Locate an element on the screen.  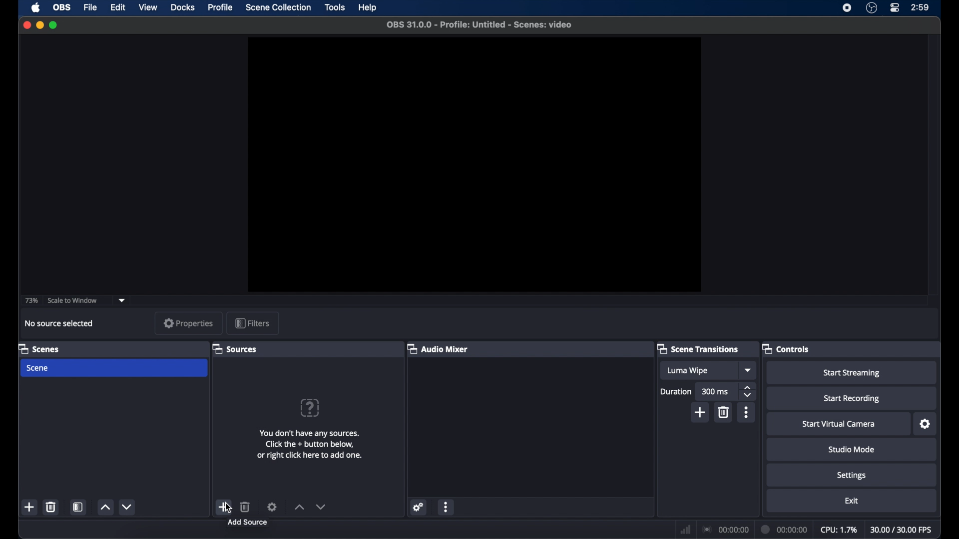
300 ms is located at coordinates (716, 391).